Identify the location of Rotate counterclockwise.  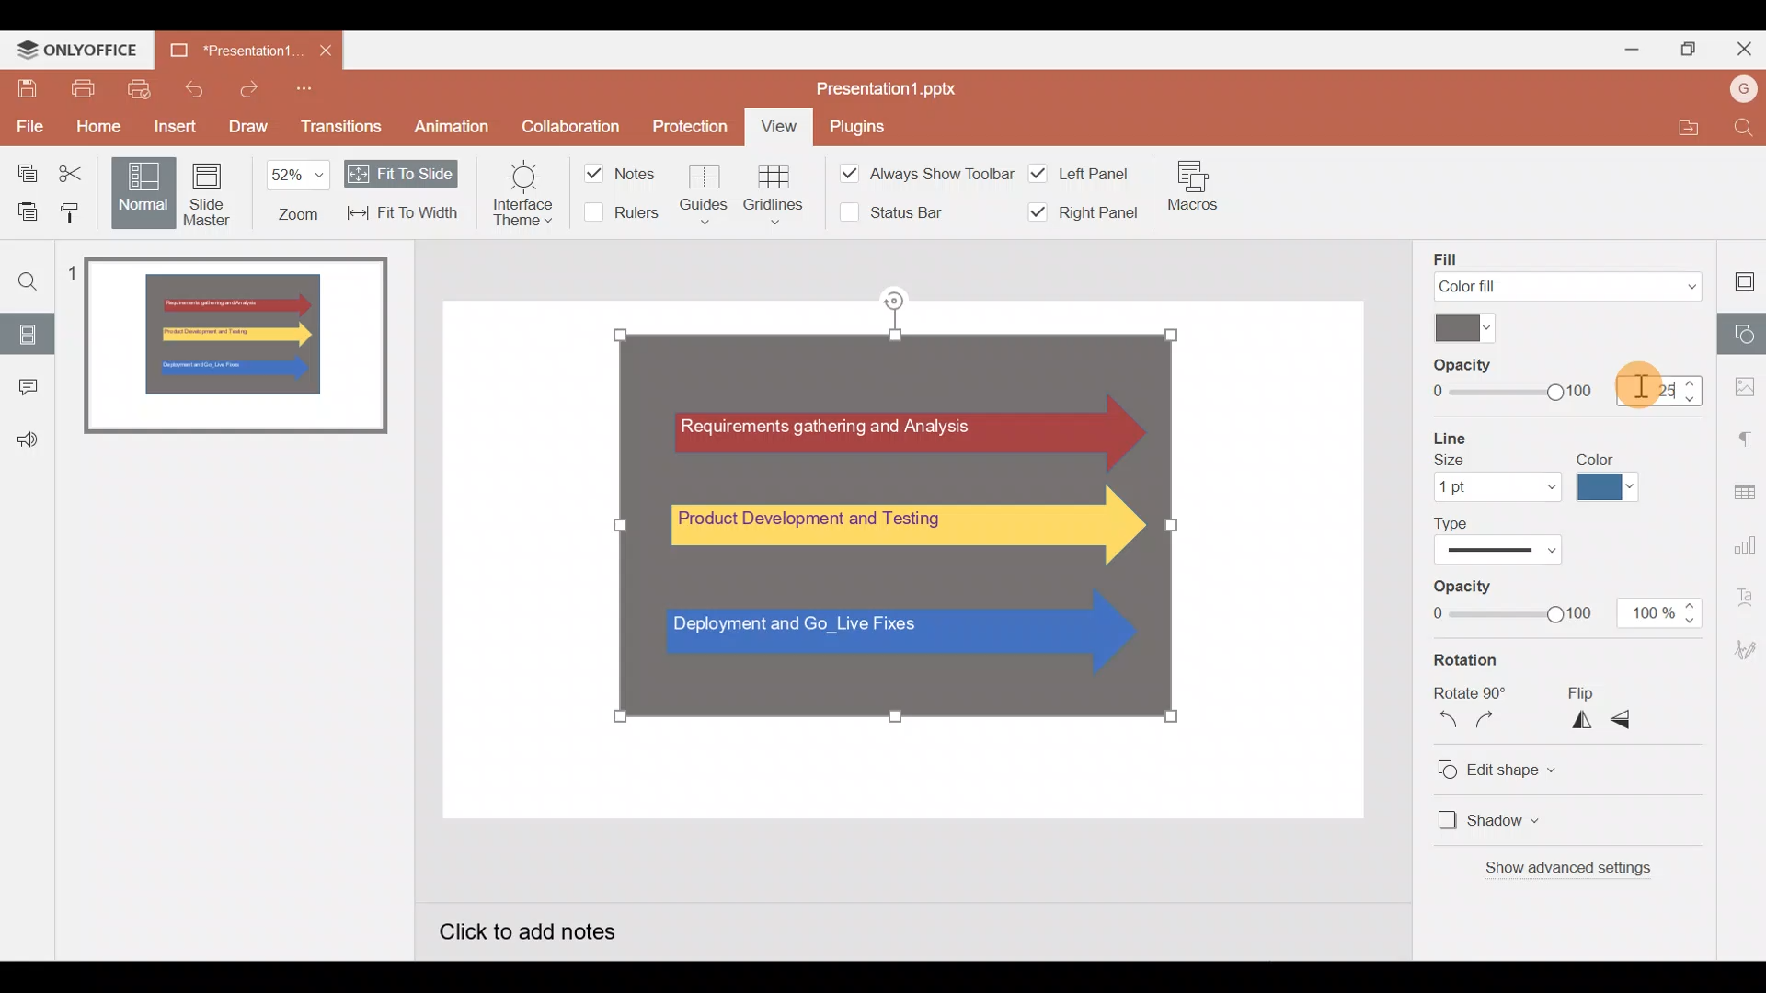
(1440, 722).